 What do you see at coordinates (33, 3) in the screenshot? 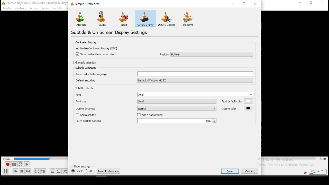
I see `` at bounding box center [33, 3].